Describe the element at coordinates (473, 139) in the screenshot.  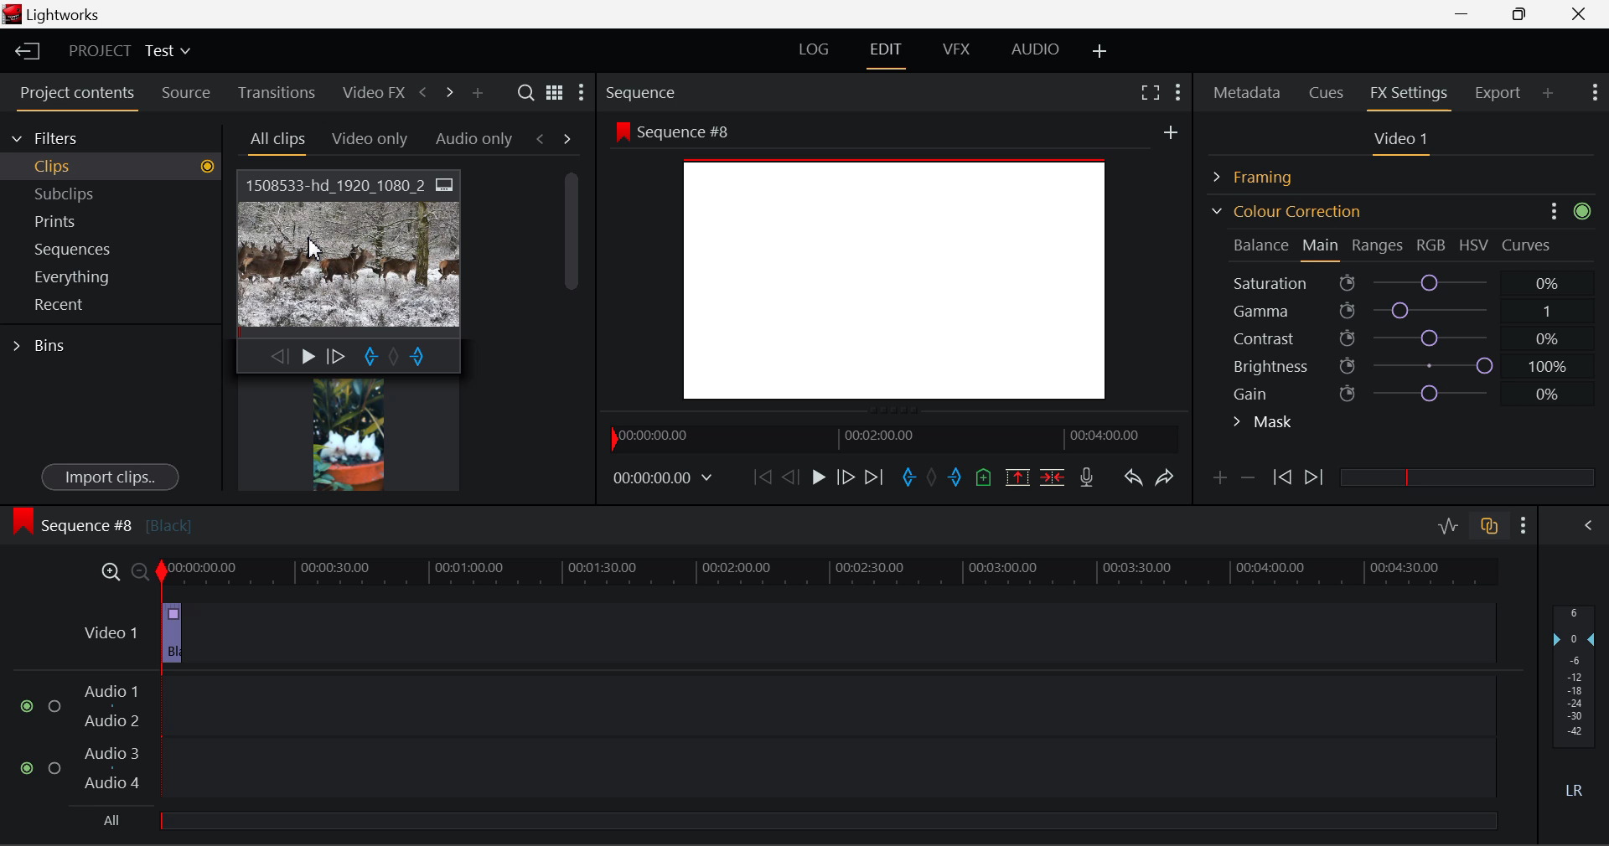
I see `This week Tab` at that location.